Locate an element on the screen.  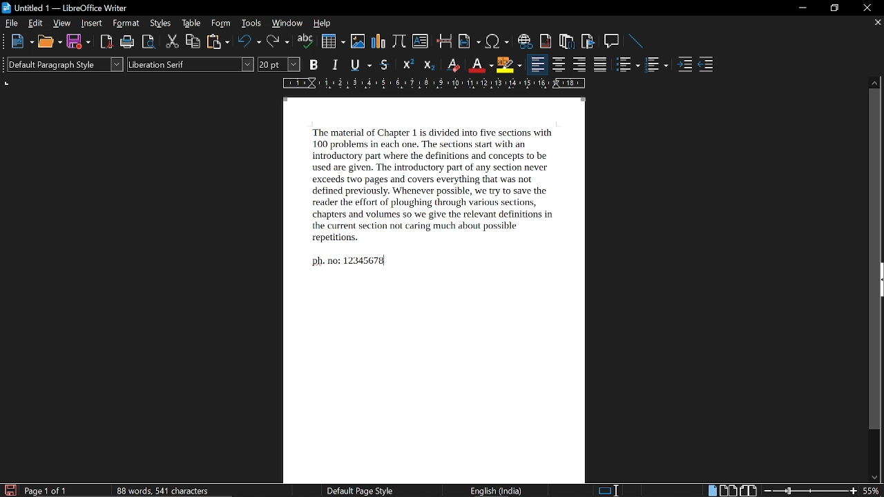
new is located at coordinates (23, 41).